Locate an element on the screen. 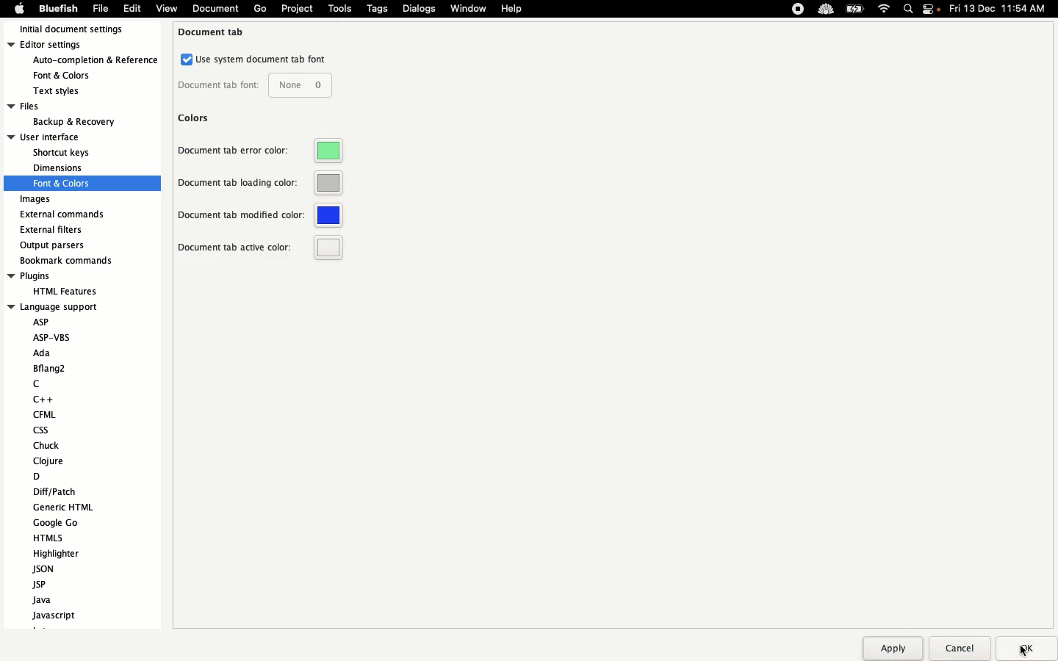 The image size is (1058, 661). Document tab font is located at coordinates (254, 86).